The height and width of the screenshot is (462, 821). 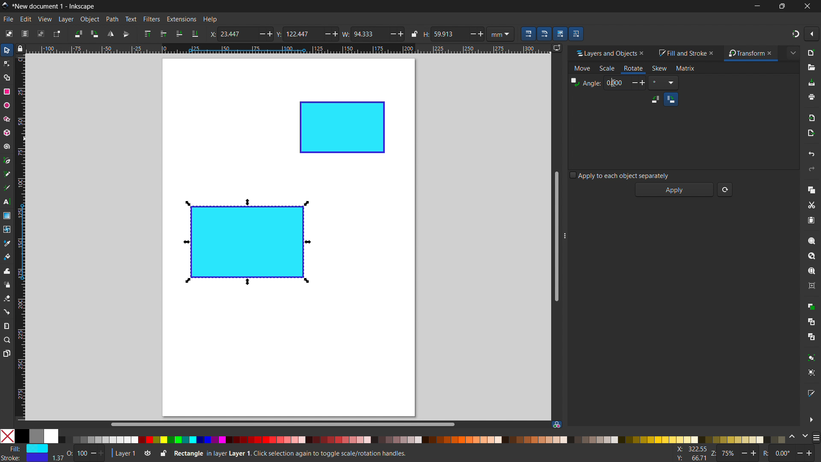 I want to click on ungroup, so click(x=812, y=373).